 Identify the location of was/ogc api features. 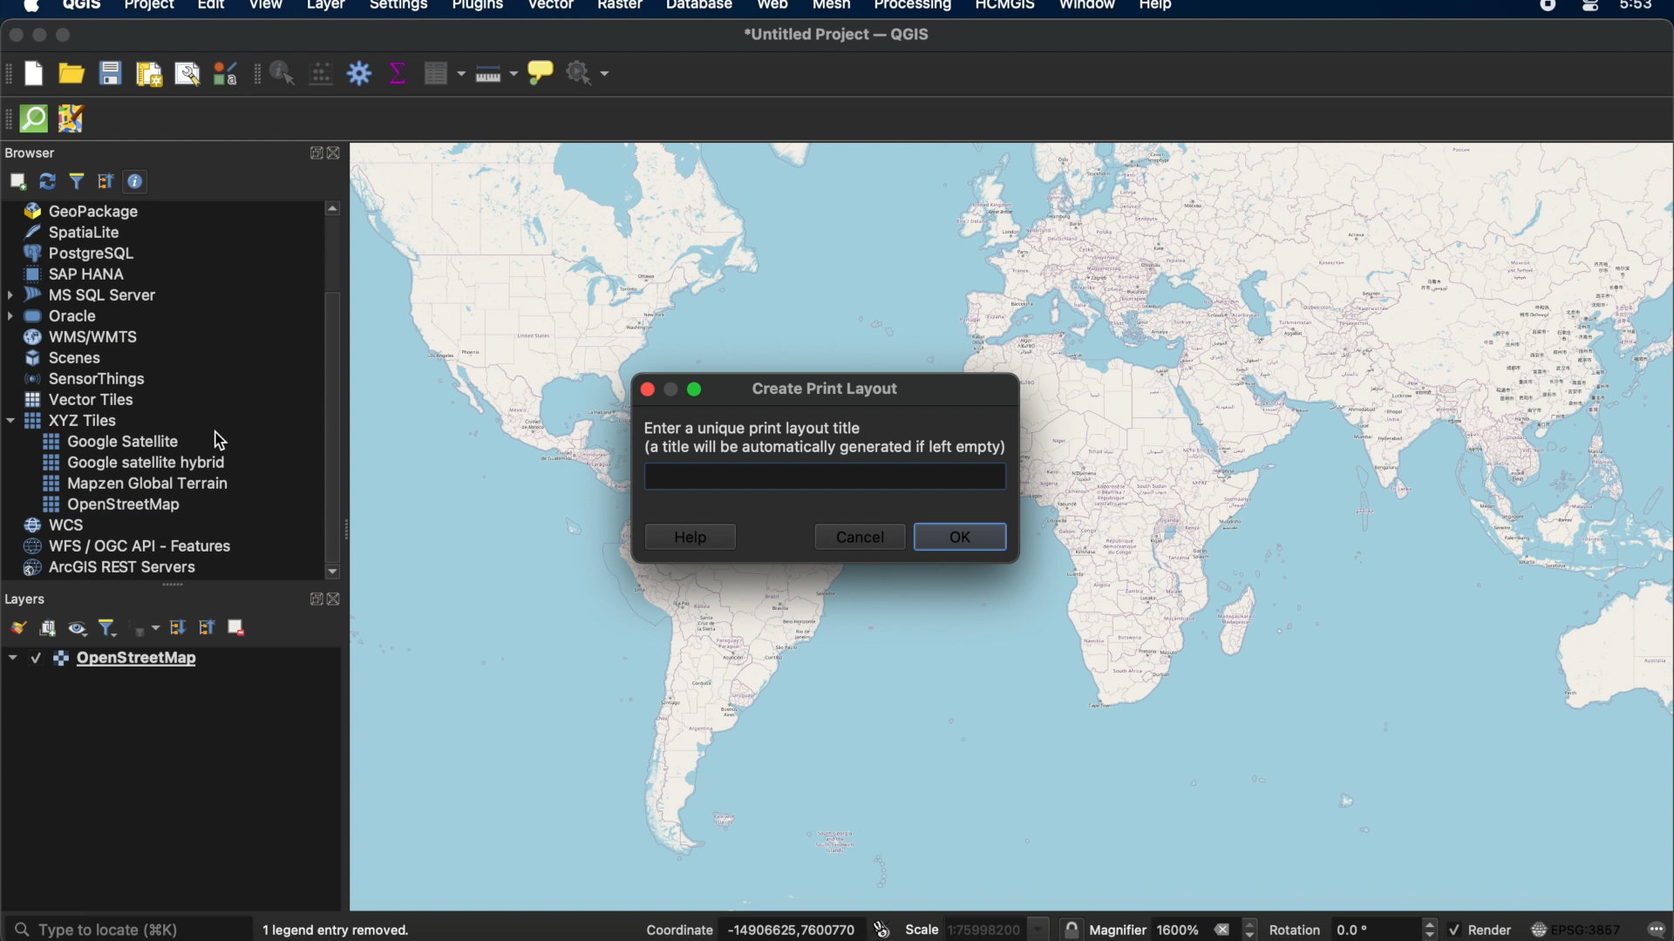
(130, 545).